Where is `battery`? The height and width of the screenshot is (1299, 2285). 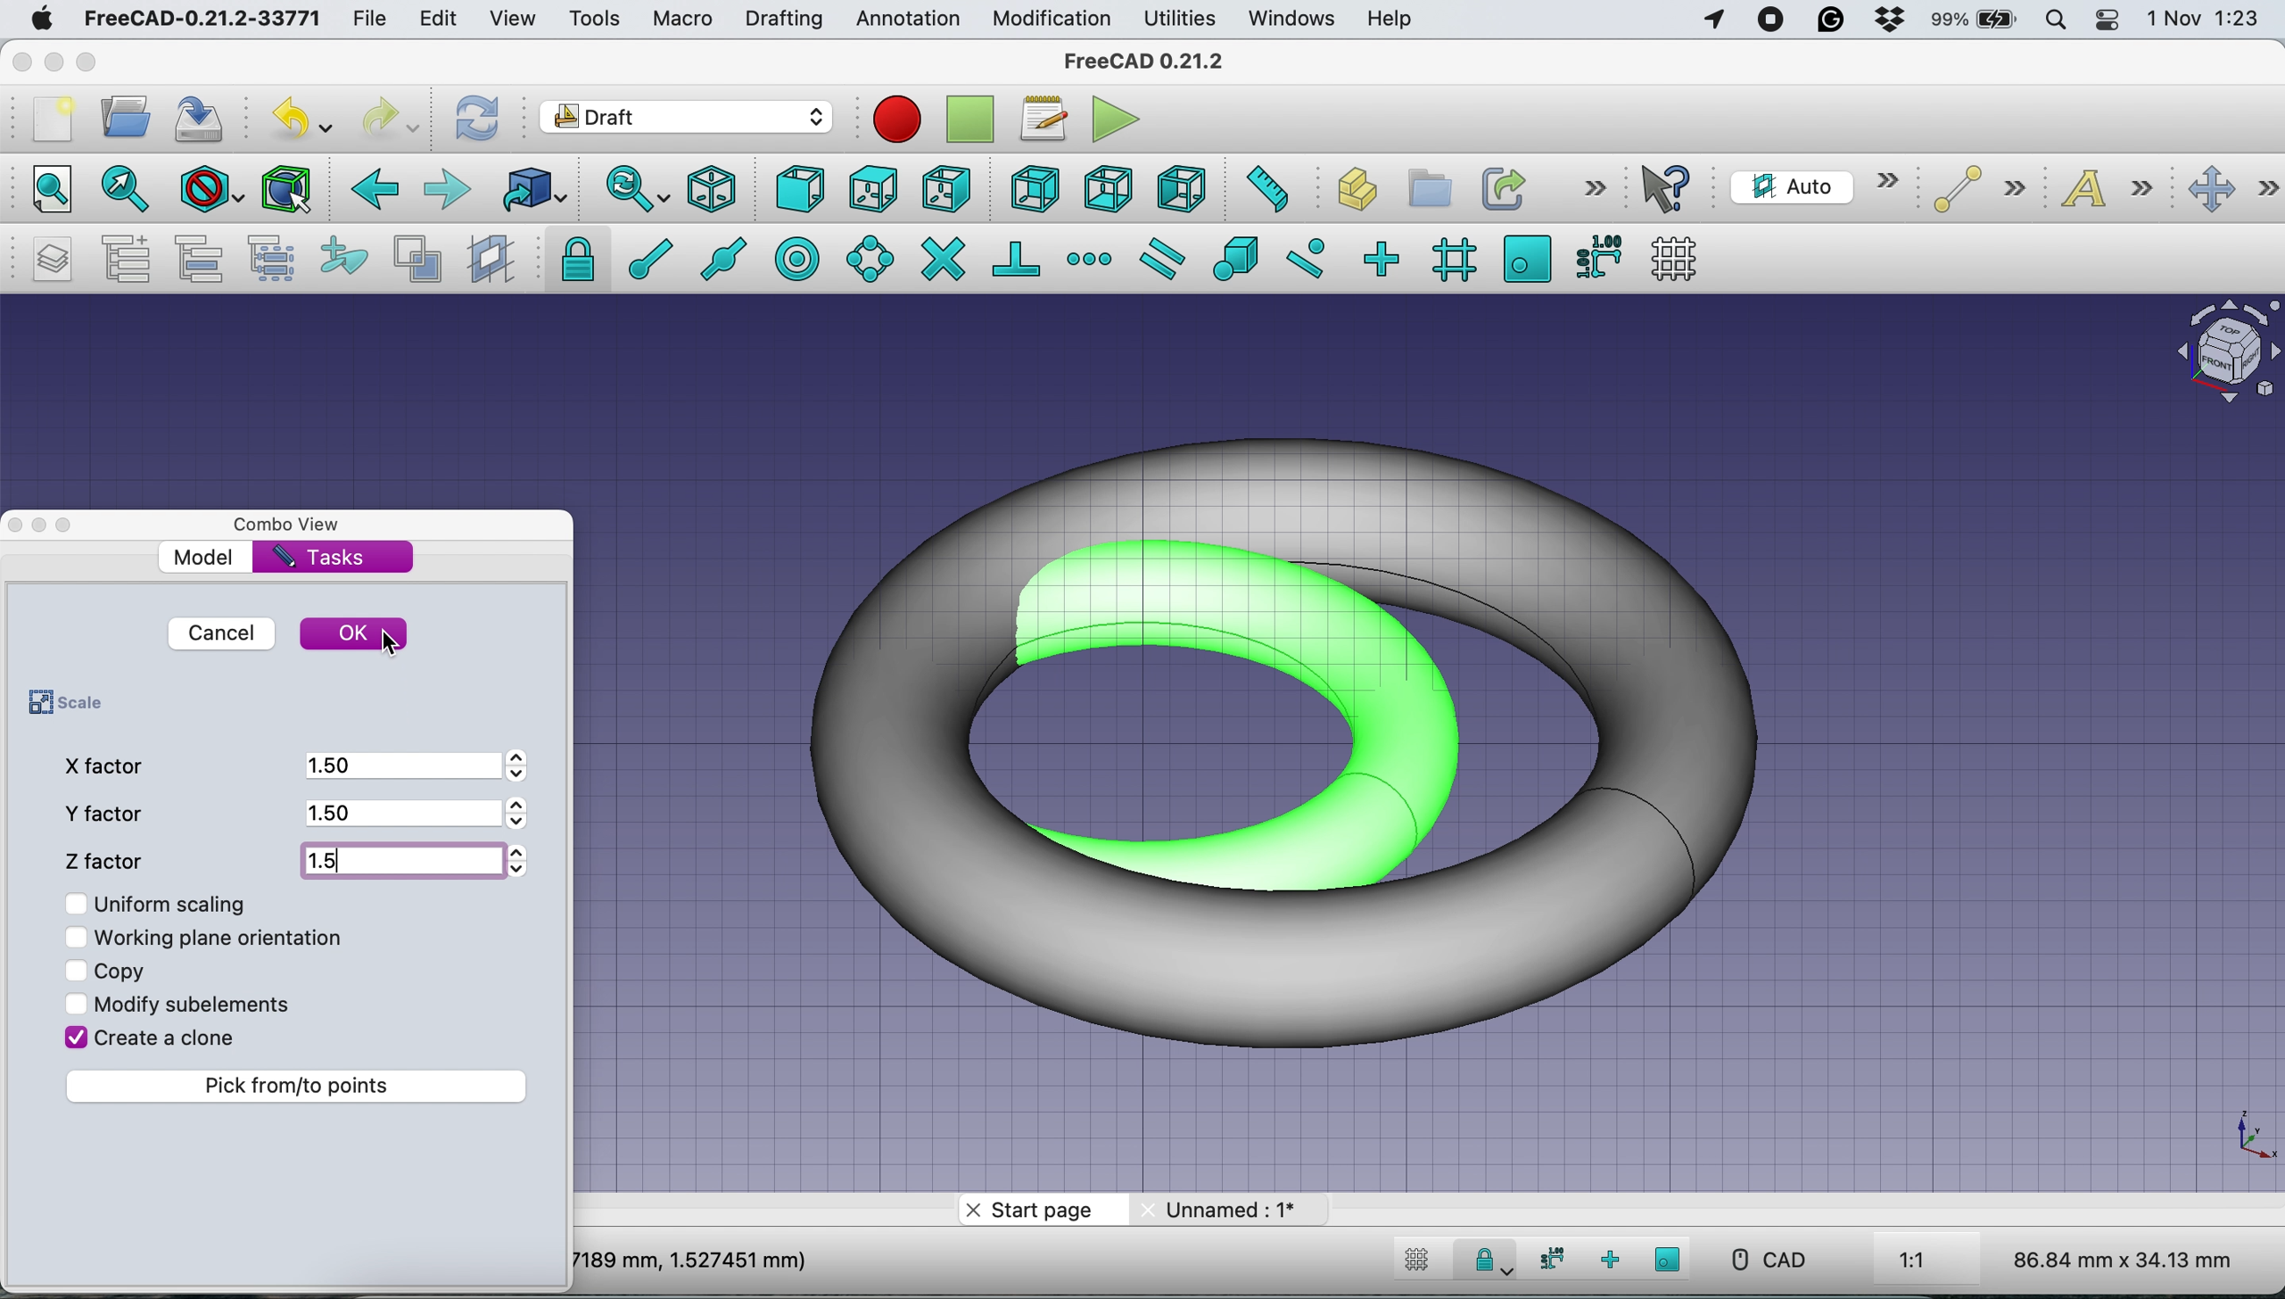
battery is located at coordinates (1976, 21).